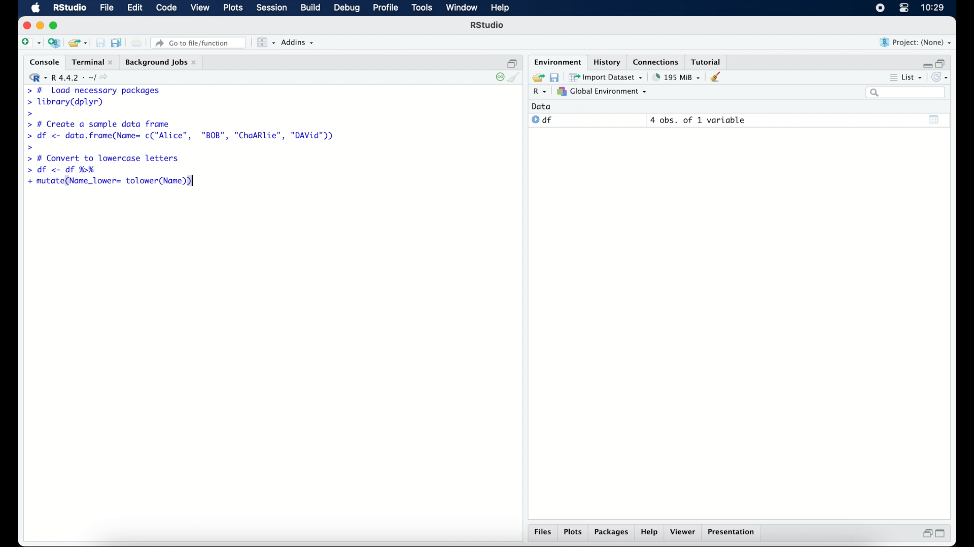  Describe the element at coordinates (719, 77) in the screenshot. I see `clear workspace` at that location.